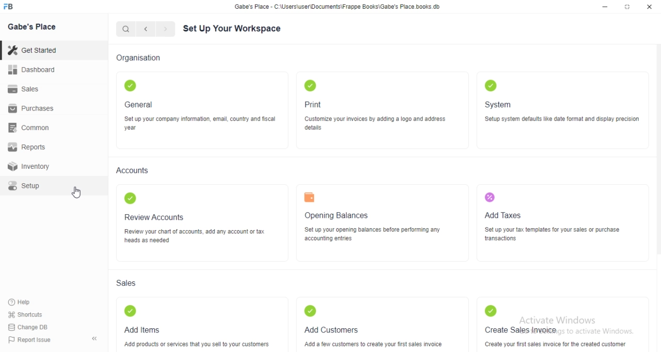  What do you see at coordinates (628, 8) in the screenshot?
I see `restore down` at bounding box center [628, 8].